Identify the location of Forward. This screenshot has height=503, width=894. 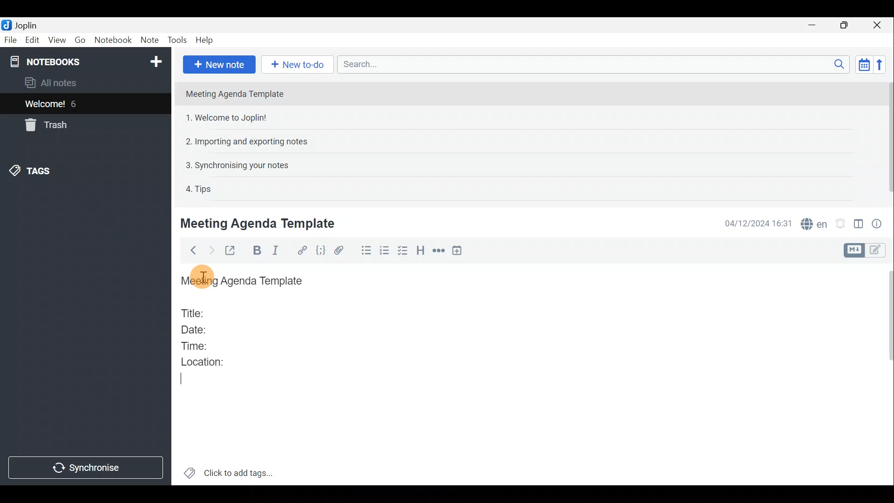
(210, 250).